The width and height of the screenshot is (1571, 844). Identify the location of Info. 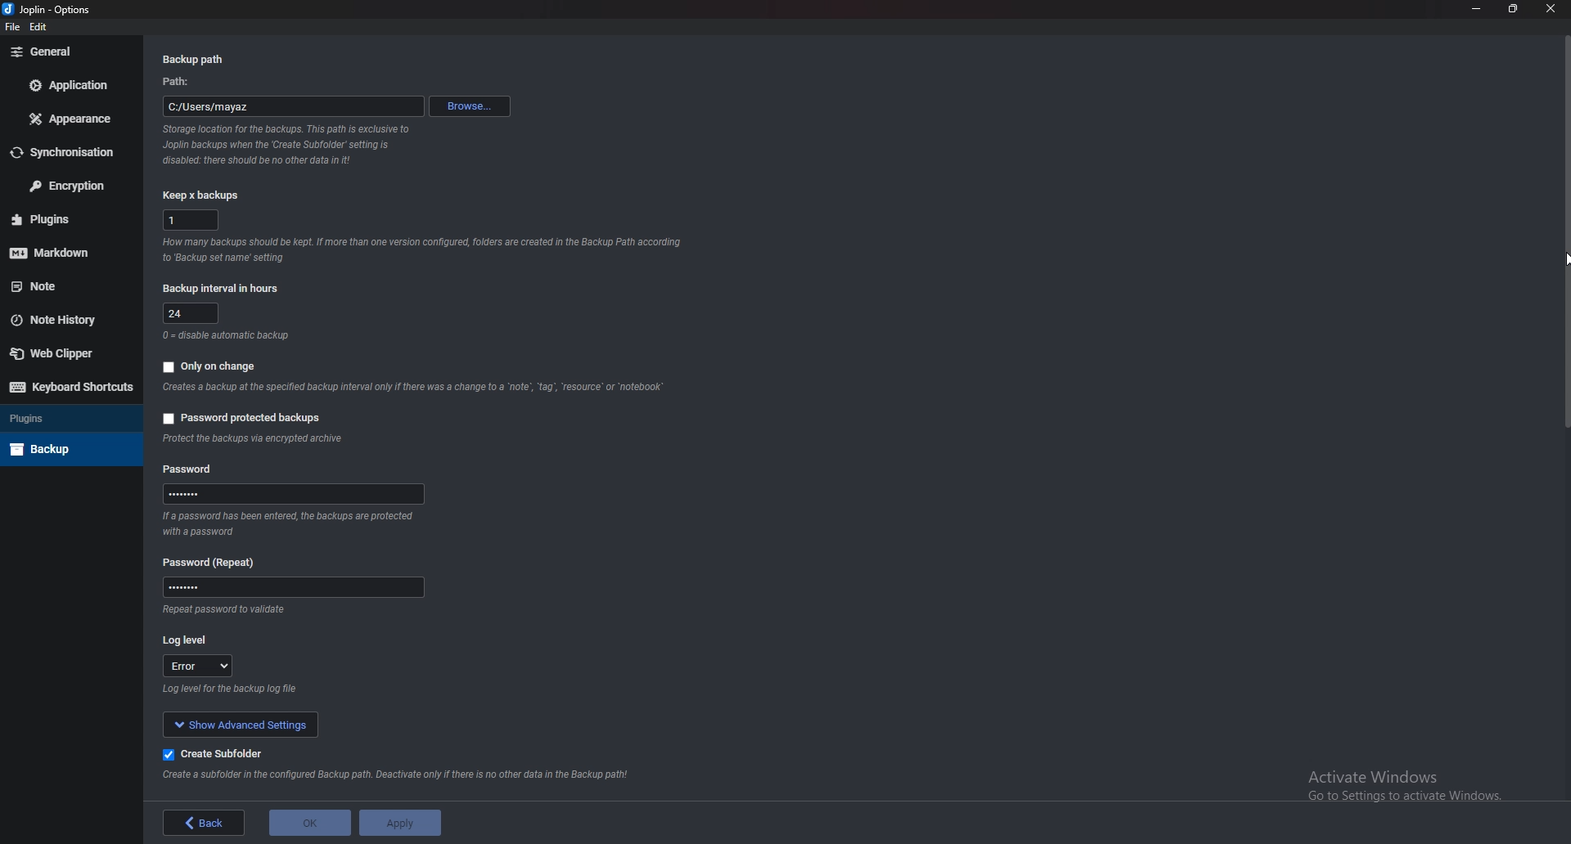
(286, 522).